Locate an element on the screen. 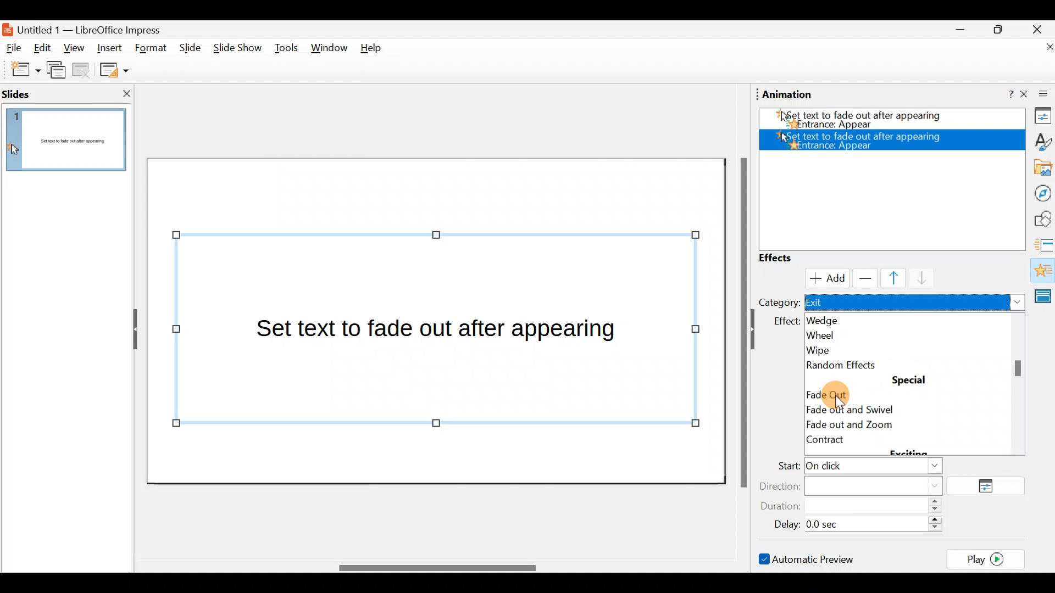 Image resolution: width=1055 pixels, height=593 pixels. Duration is located at coordinates (854, 507).